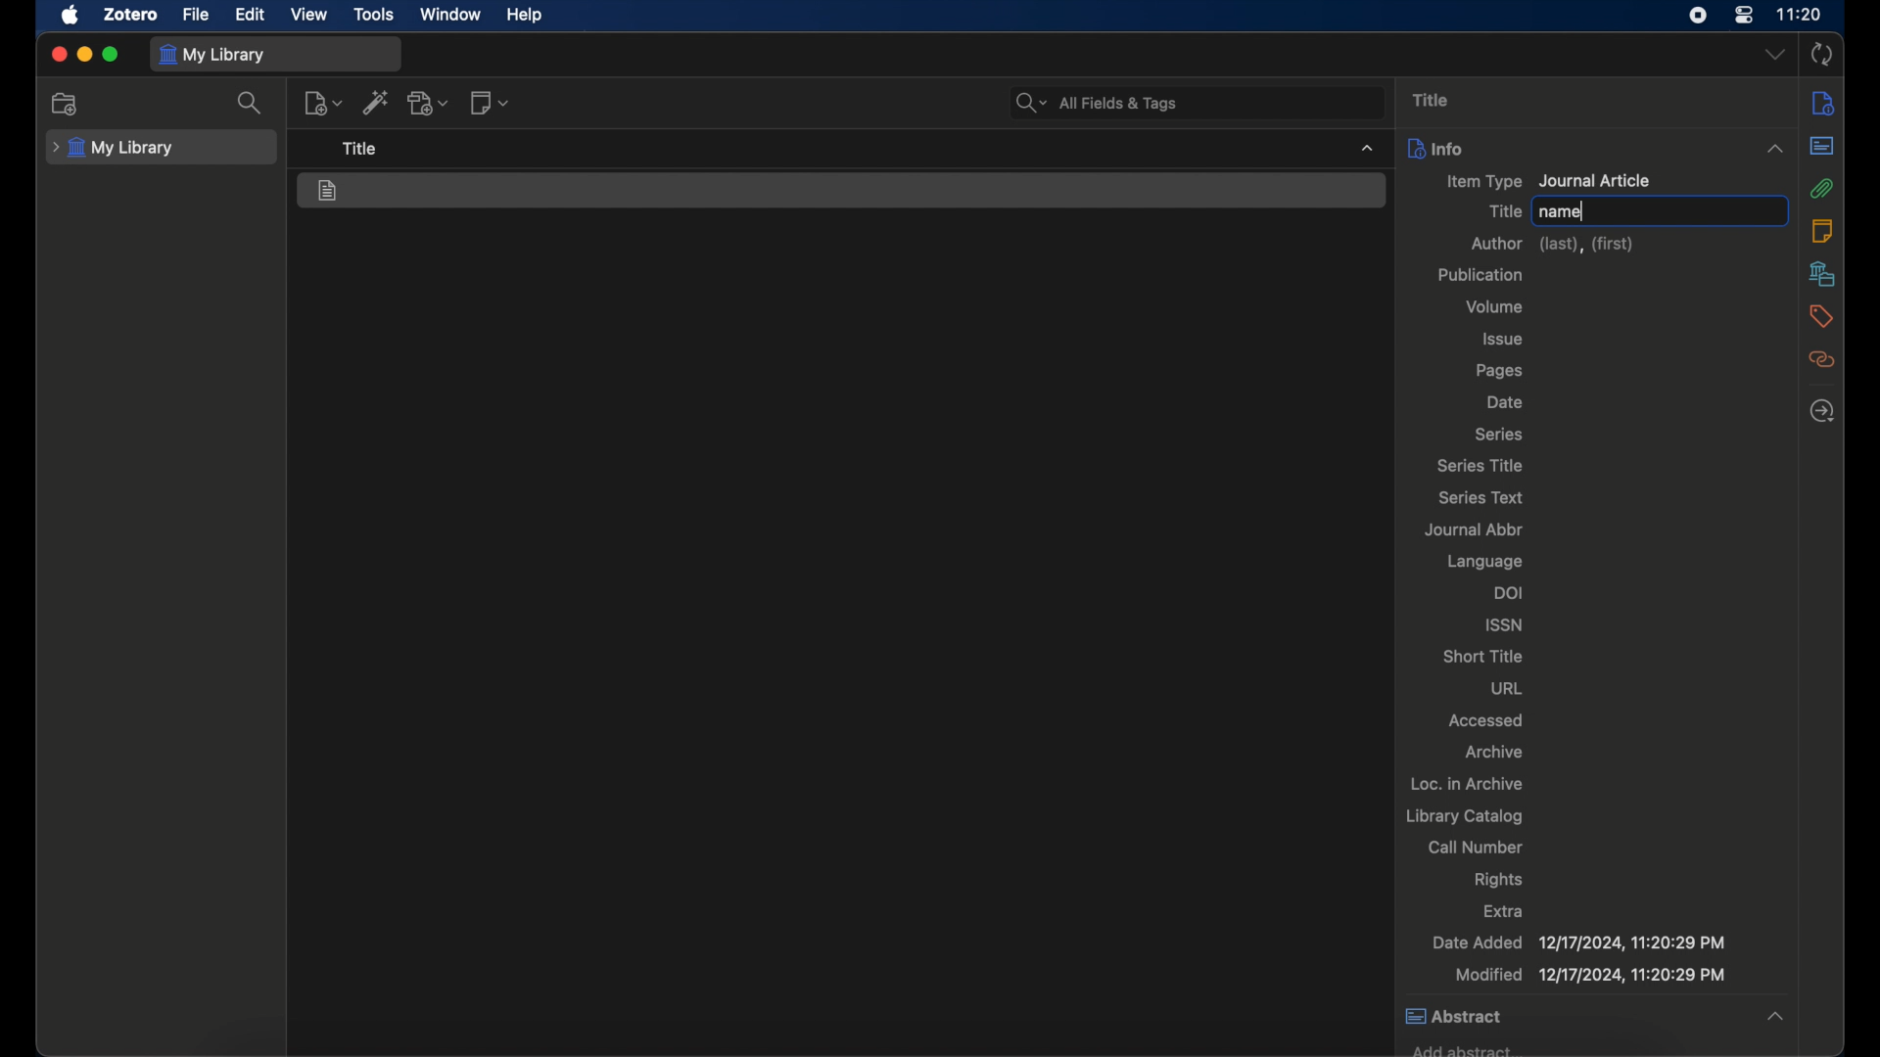 This screenshot has height=1057, width=1880. I want to click on maximize, so click(112, 54).